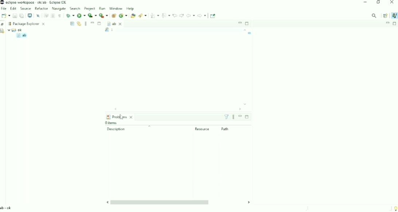 The width and height of the screenshot is (398, 212). Describe the element at coordinates (113, 16) in the screenshot. I see `New Java Package` at that location.